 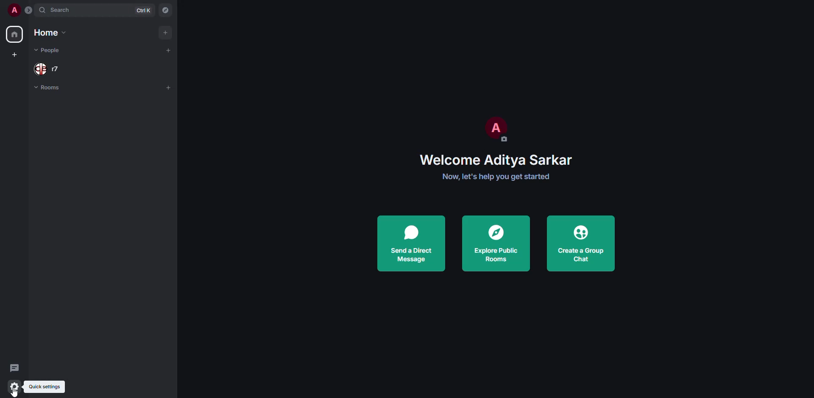 I want to click on profile, so click(x=499, y=130).